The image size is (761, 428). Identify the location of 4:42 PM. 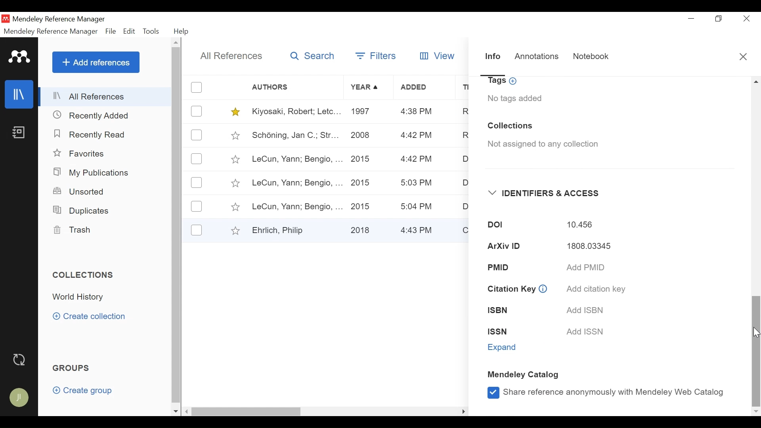
(416, 136).